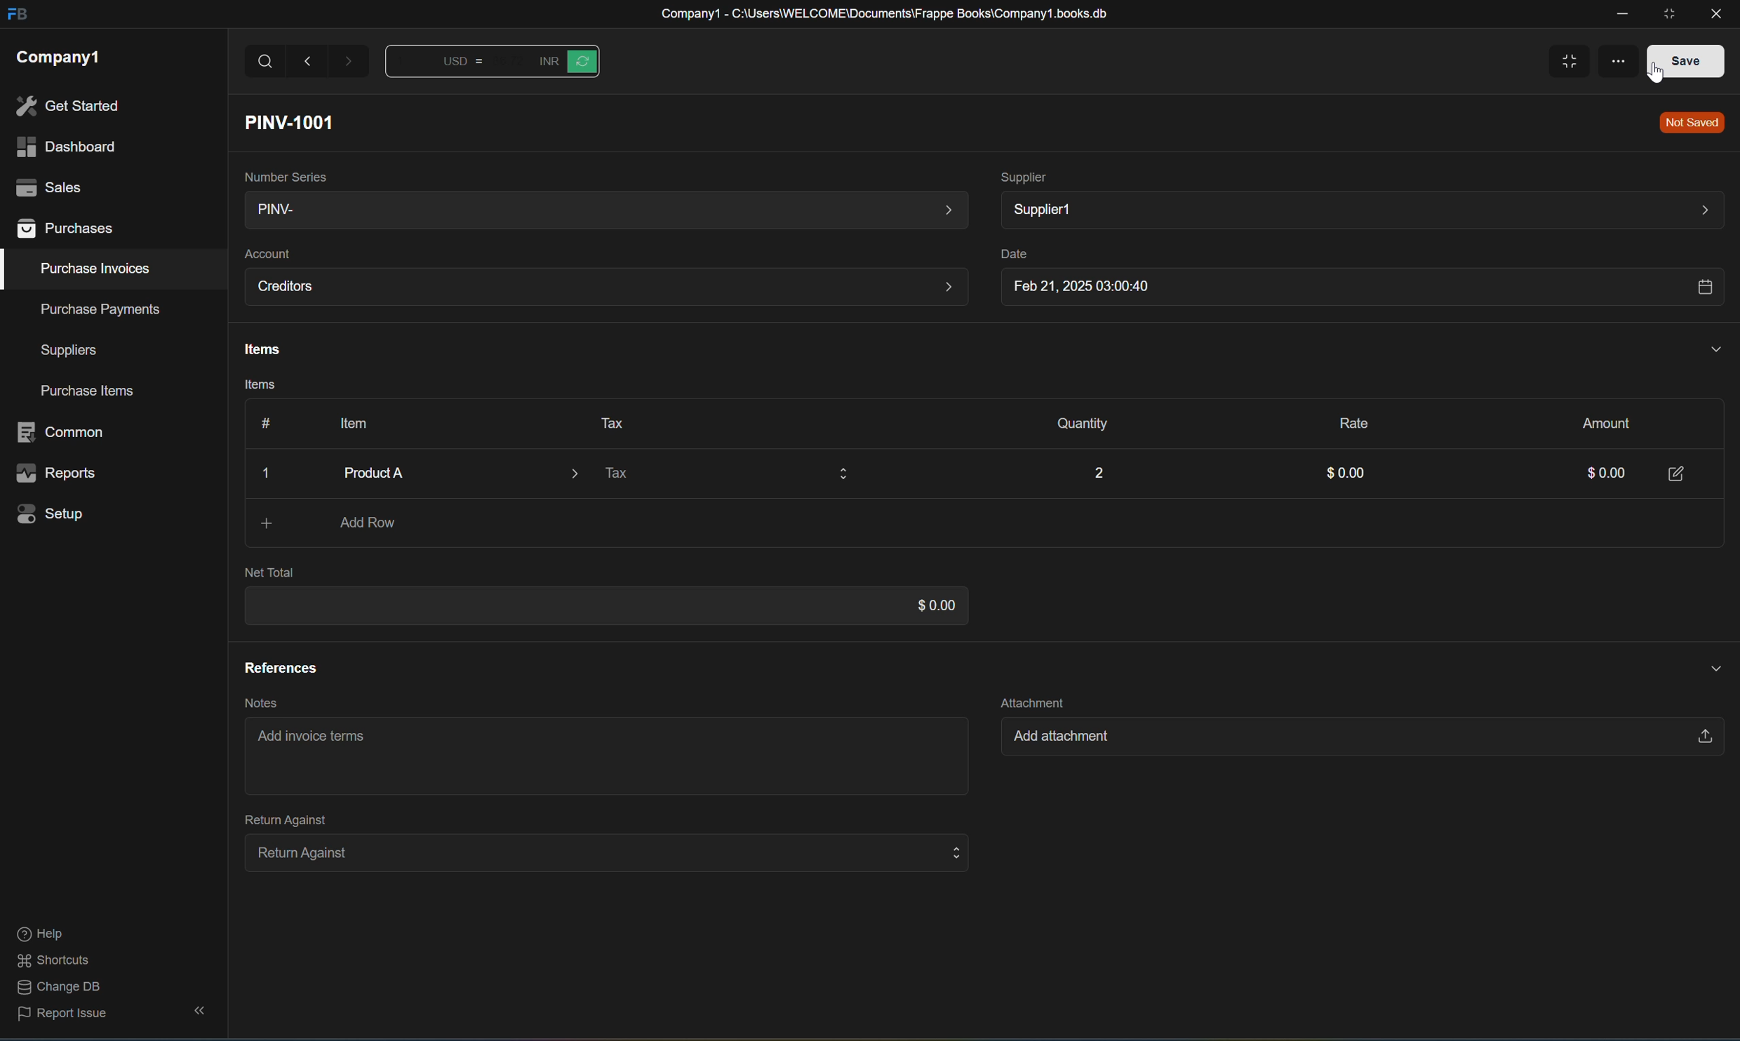  Describe the element at coordinates (928, 605) in the screenshot. I see `$0.00` at that location.